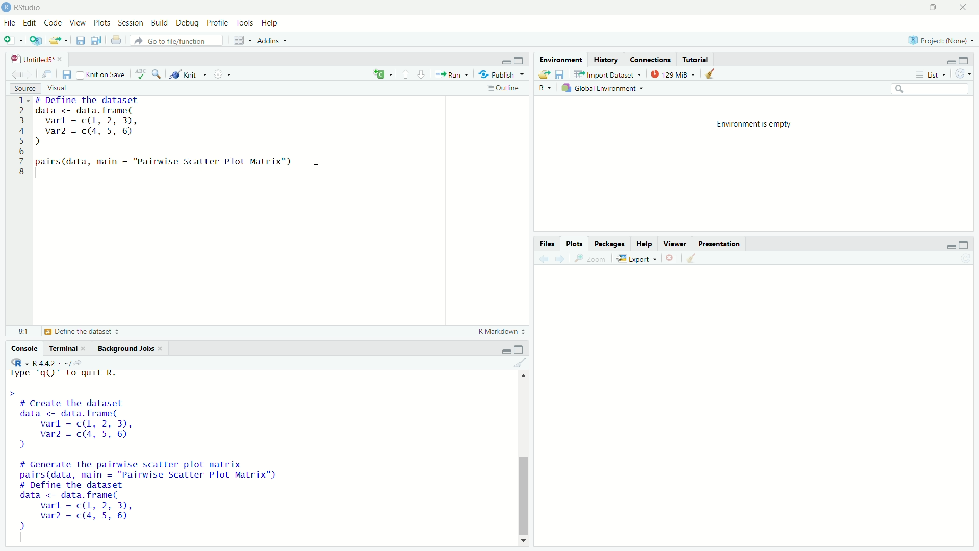 Image resolution: width=979 pixels, height=551 pixels. What do you see at coordinates (506, 61) in the screenshot?
I see `Minimize` at bounding box center [506, 61].